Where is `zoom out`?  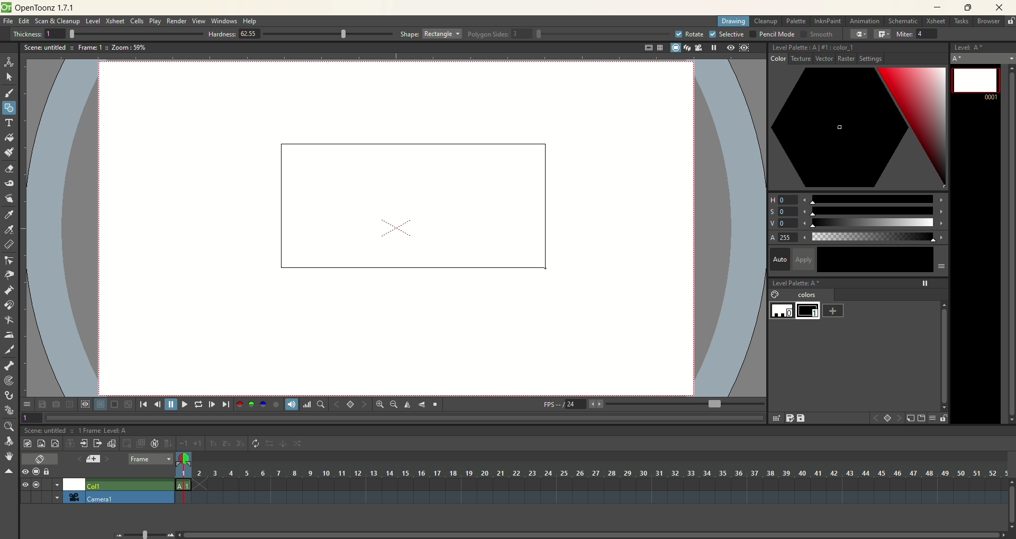
zoom out is located at coordinates (394, 405).